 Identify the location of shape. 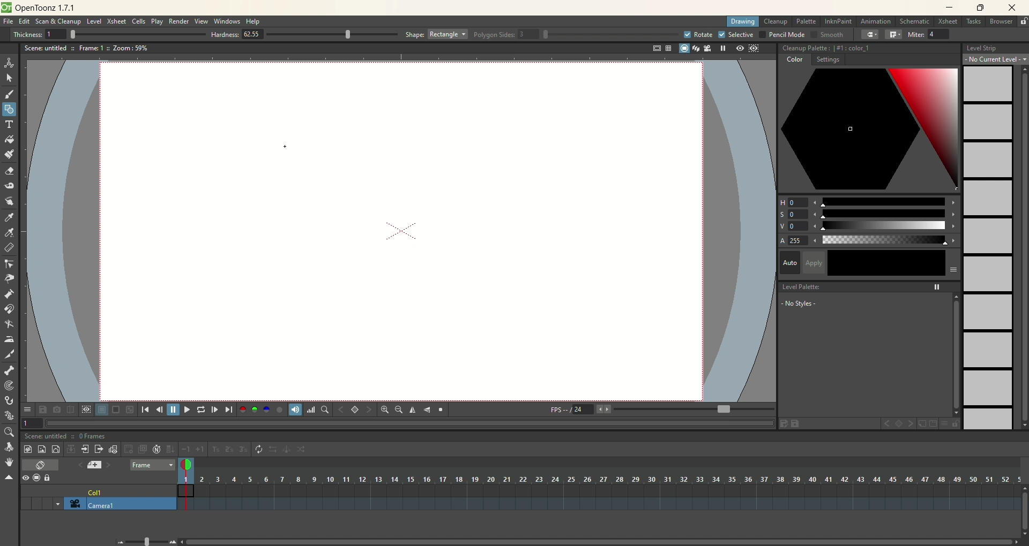
(437, 34).